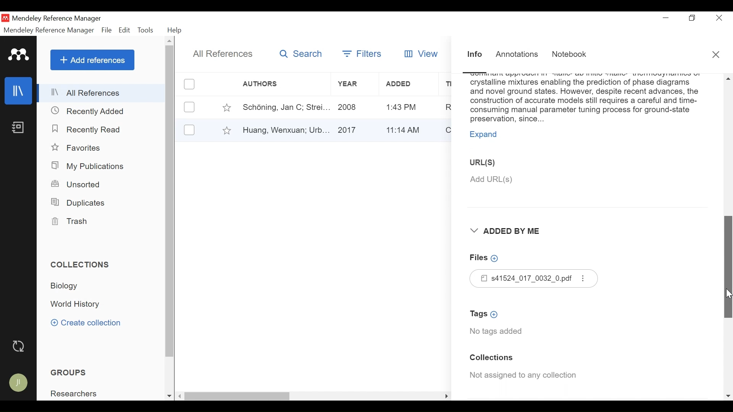 The image size is (733, 412). What do you see at coordinates (226, 107) in the screenshot?
I see `Toggle Favorite` at bounding box center [226, 107].